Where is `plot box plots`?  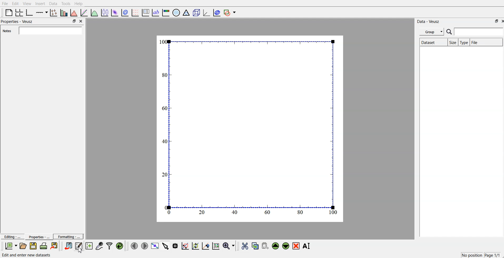 plot box plots is located at coordinates (105, 12).